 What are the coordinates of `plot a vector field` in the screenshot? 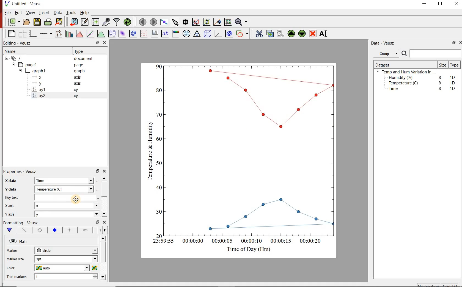 It's located at (144, 34).